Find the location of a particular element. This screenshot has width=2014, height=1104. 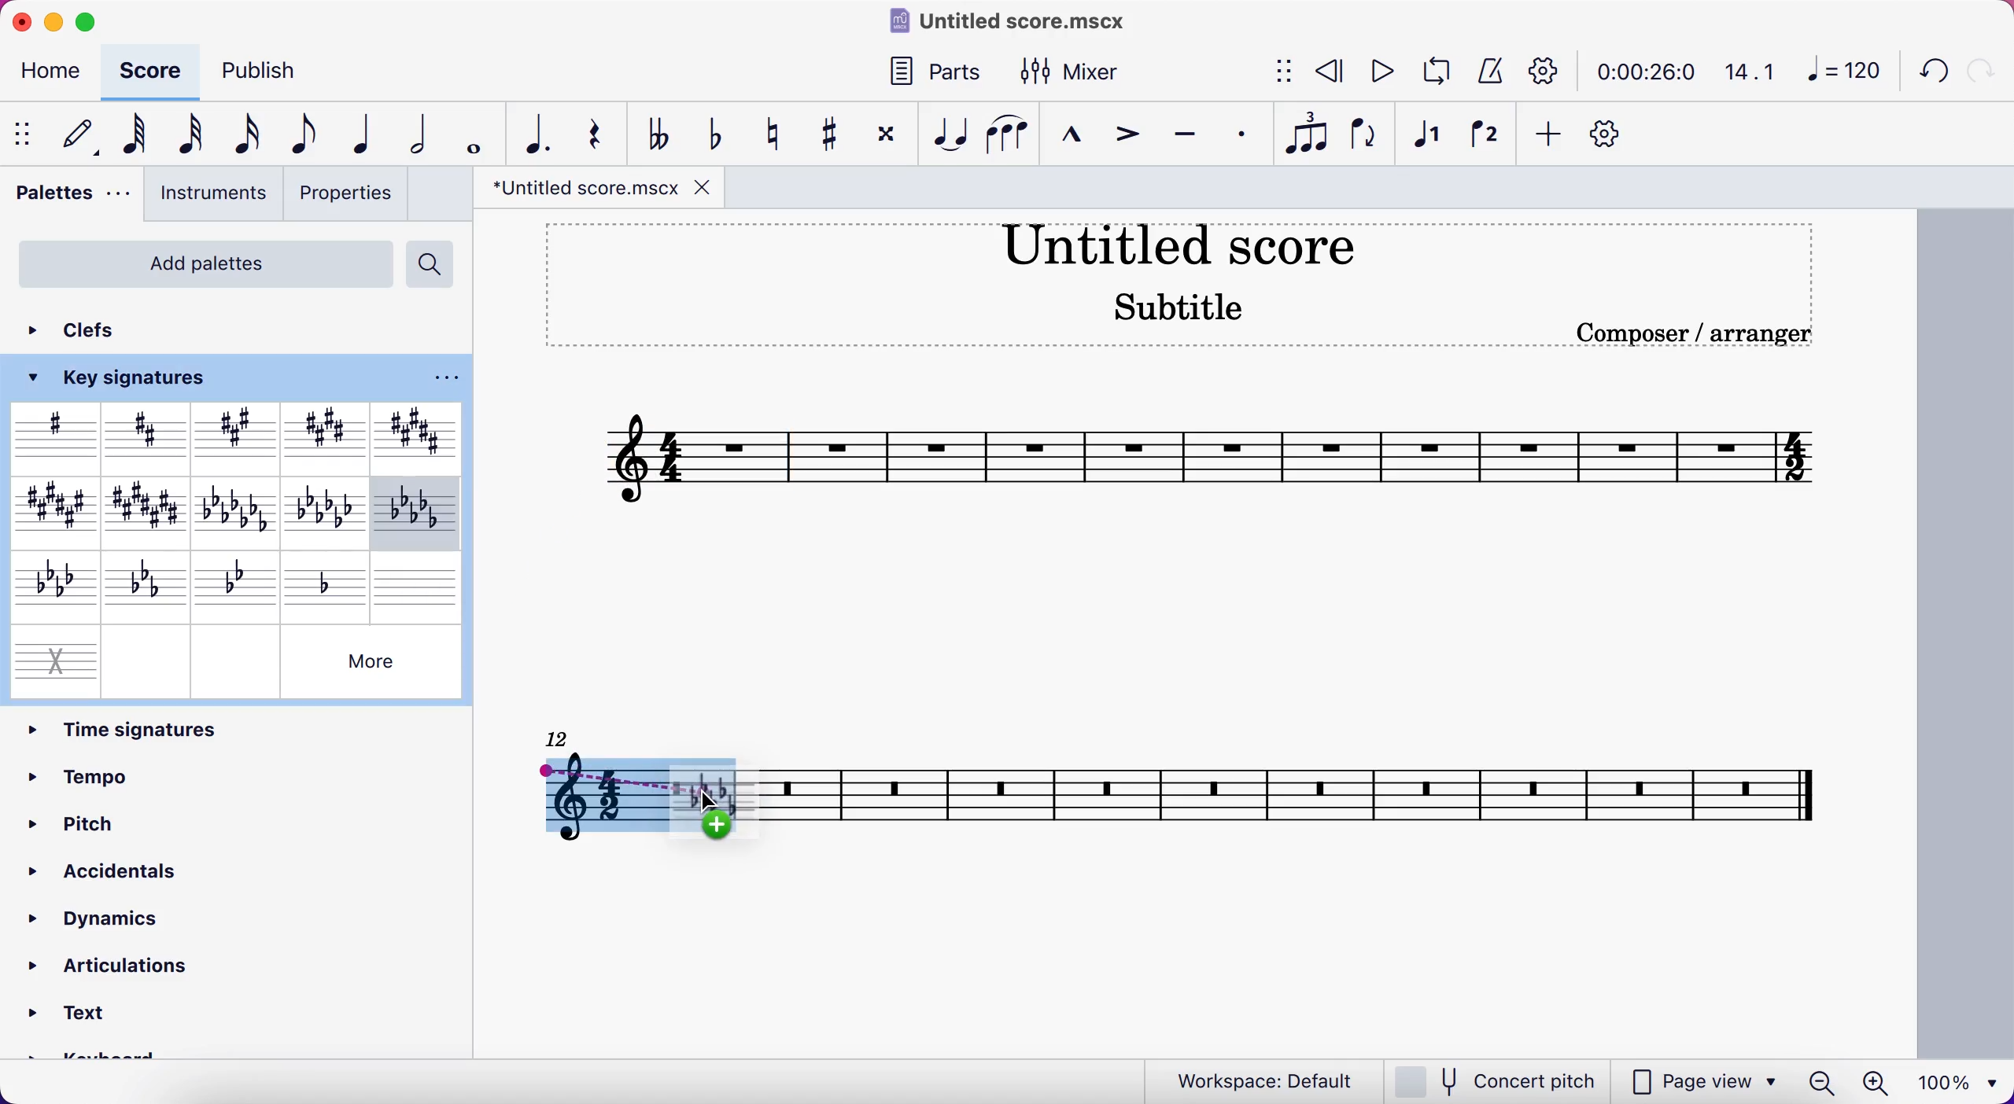

score is located at coordinates (1304, 797).